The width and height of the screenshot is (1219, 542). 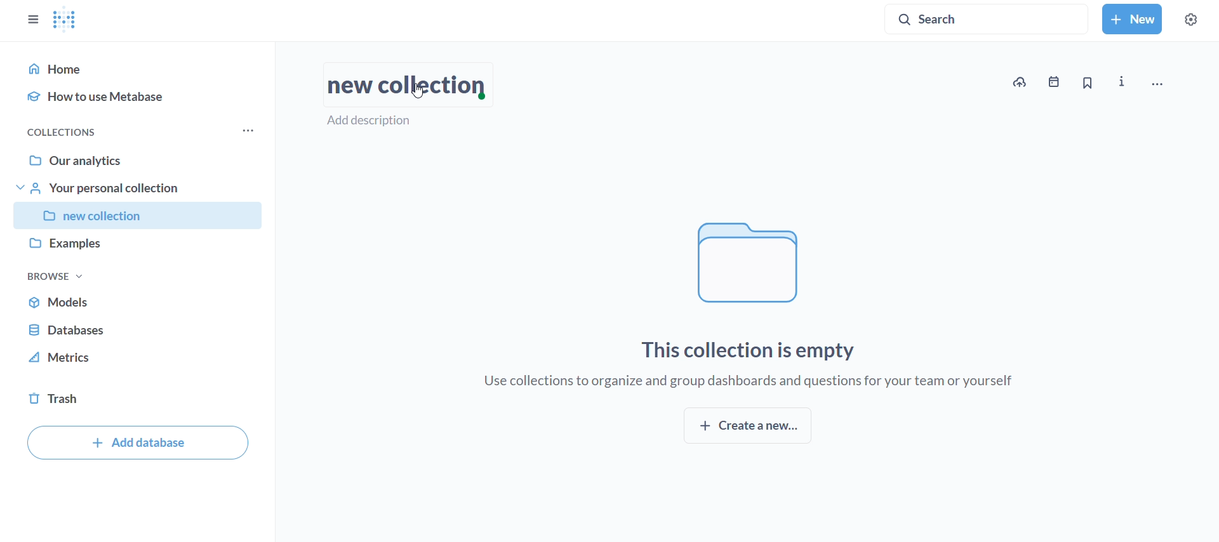 What do you see at coordinates (138, 442) in the screenshot?
I see `add database` at bounding box center [138, 442].